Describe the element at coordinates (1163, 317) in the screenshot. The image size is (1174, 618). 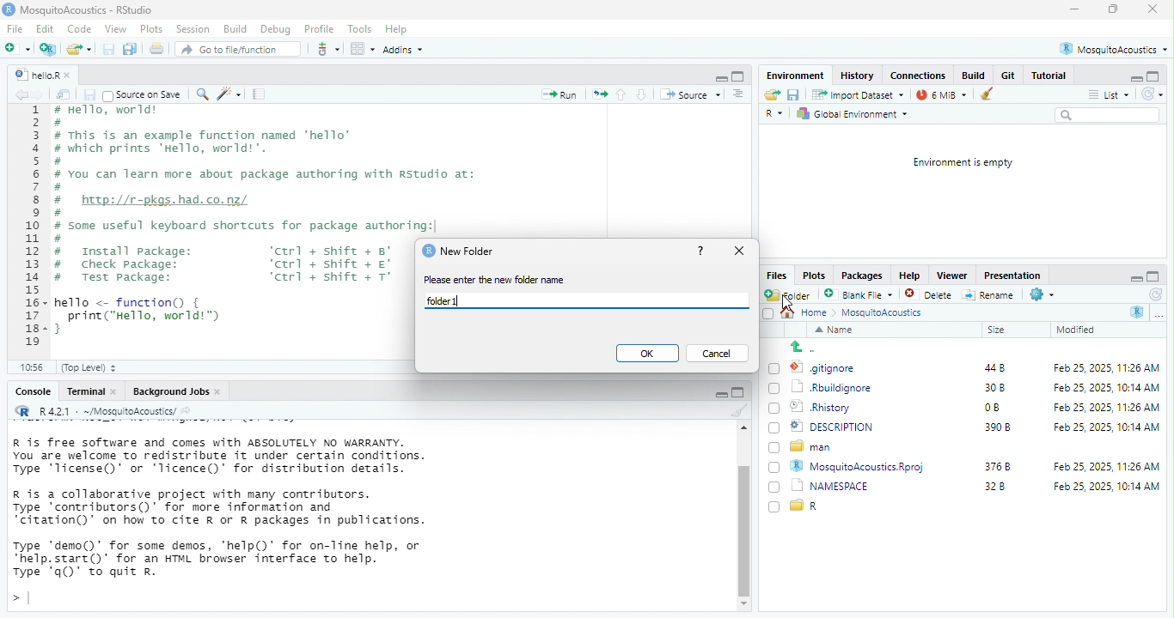
I see `option` at that location.